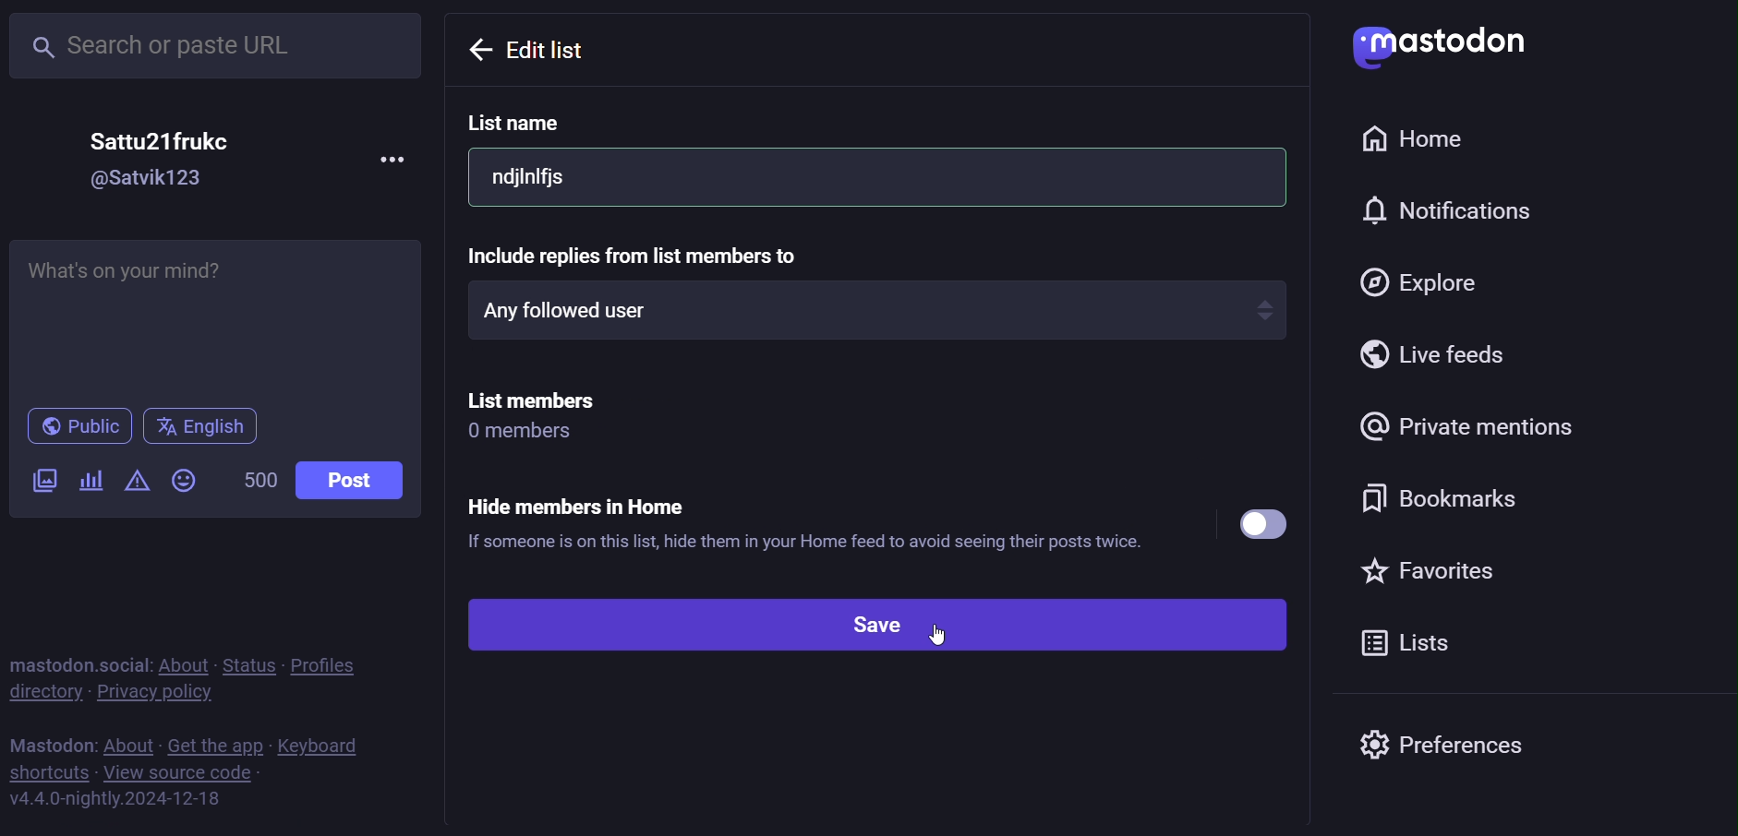  Describe the element at coordinates (1425, 141) in the screenshot. I see `home` at that location.